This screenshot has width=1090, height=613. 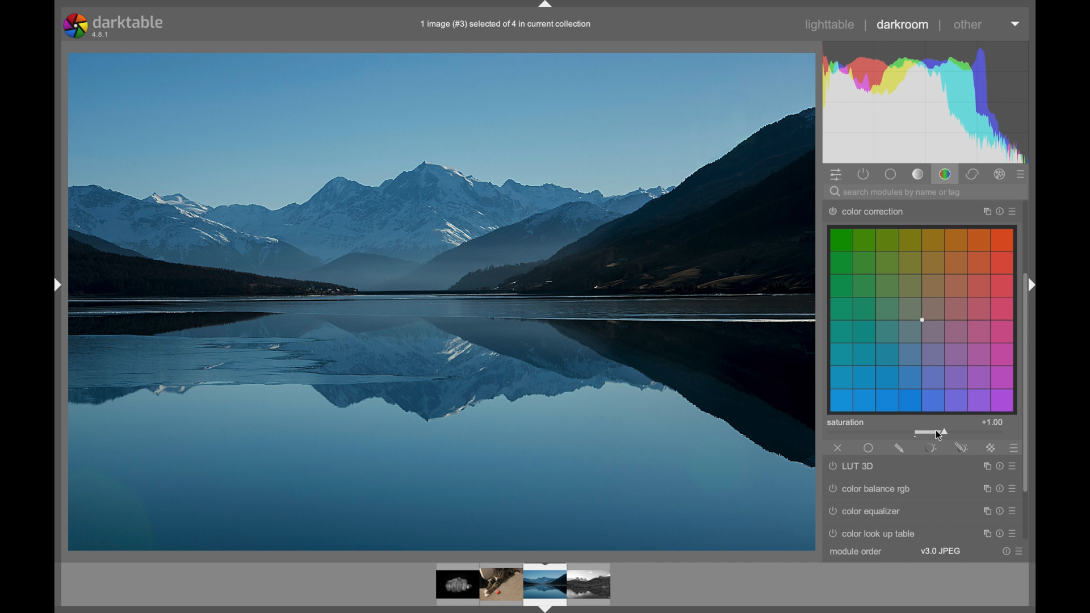 What do you see at coordinates (991, 448) in the screenshot?
I see `raster mask` at bounding box center [991, 448].